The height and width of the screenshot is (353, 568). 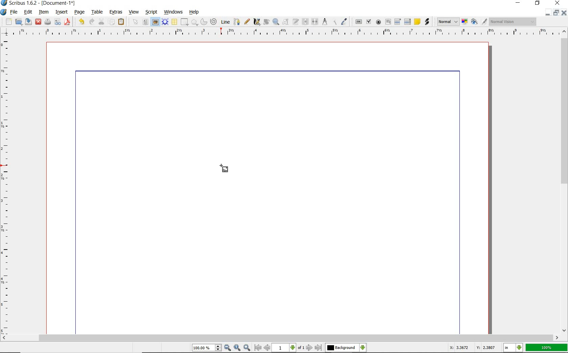 What do you see at coordinates (98, 13) in the screenshot?
I see `table` at bounding box center [98, 13].